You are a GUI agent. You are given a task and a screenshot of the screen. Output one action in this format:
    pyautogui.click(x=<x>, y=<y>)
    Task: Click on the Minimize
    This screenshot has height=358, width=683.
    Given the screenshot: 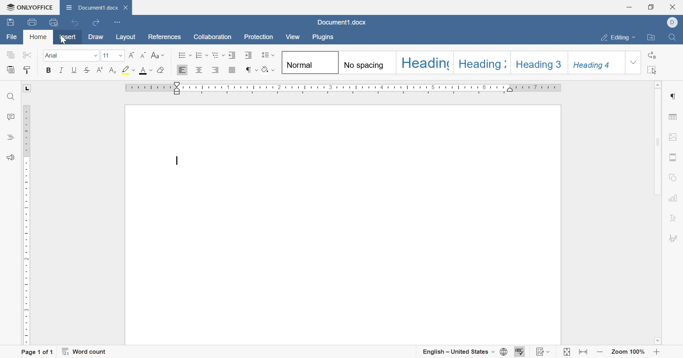 What is the action you would take?
    pyautogui.click(x=629, y=8)
    